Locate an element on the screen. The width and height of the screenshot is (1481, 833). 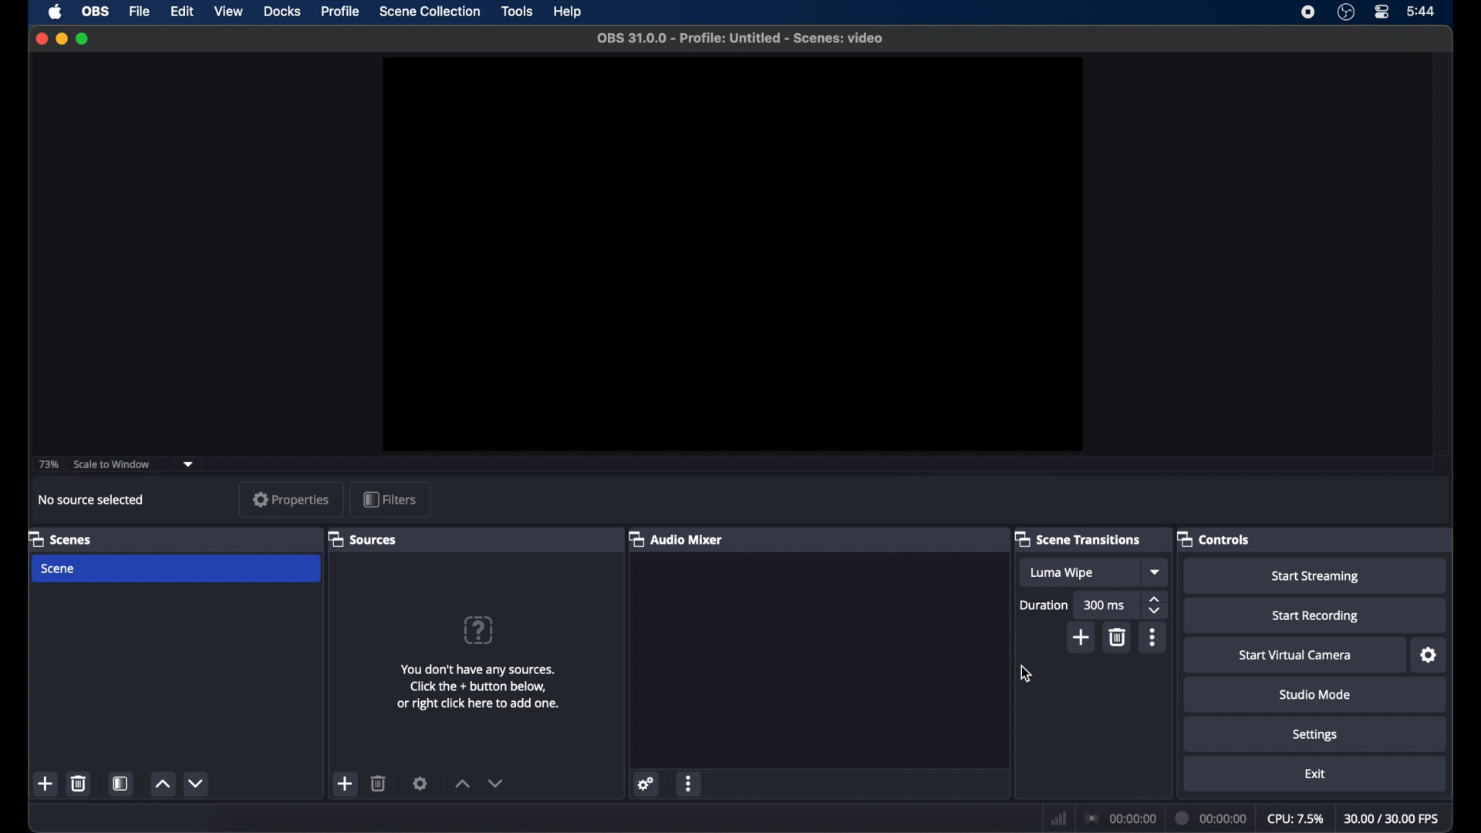
controls is located at coordinates (1214, 538).